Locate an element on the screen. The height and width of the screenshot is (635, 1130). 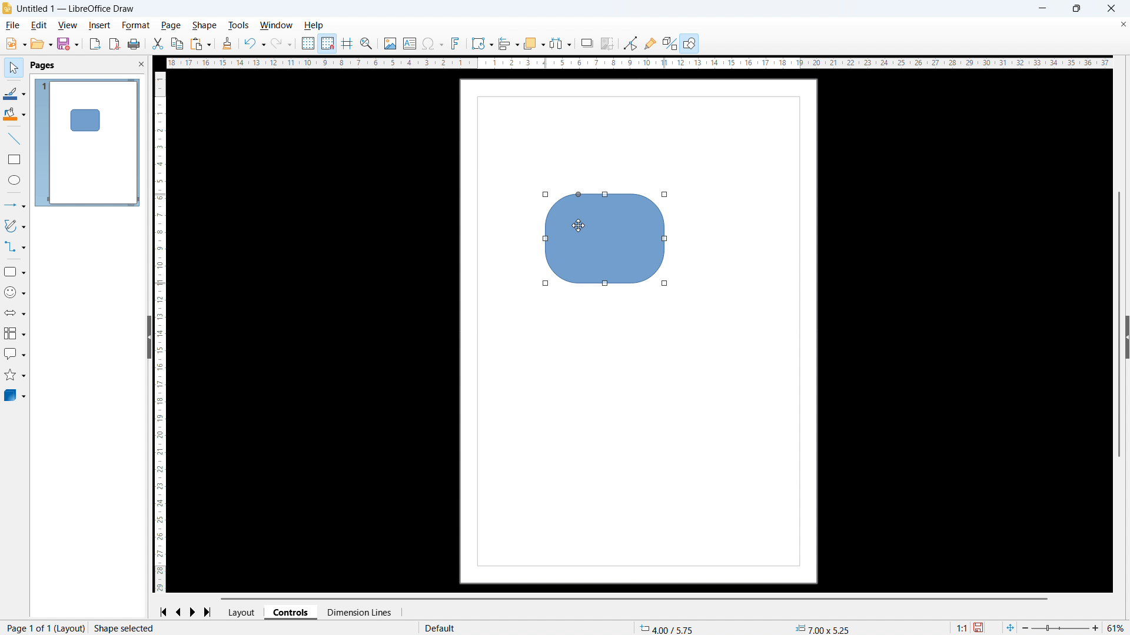
Default is located at coordinates (443, 628).